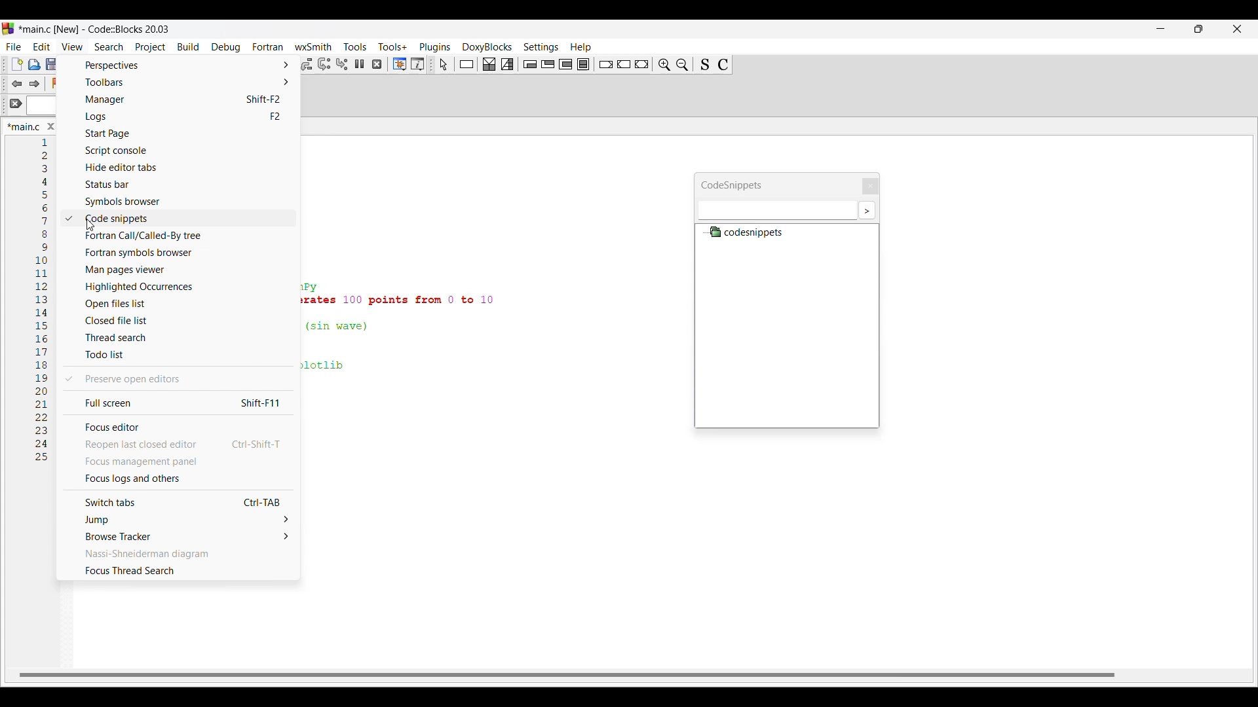 This screenshot has width=1258, height=707. What do you see at coordinates (774, 210) in the screenshot?
I see `Text box` at bounding box center [774, 210].